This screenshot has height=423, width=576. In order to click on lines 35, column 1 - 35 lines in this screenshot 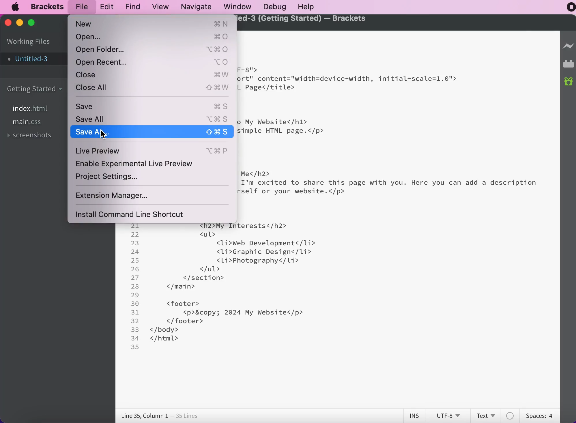, I will do `click(159, 416)`.